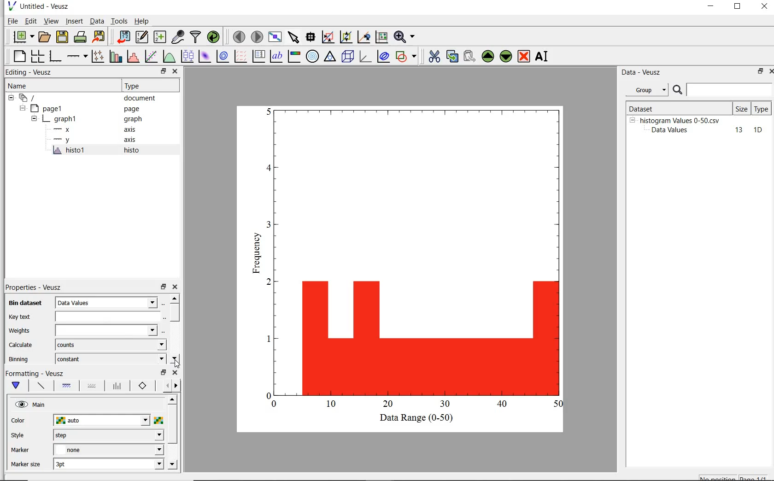 This screenshot has height=481, width=774. What do you see at coordinates (543, 56) in the screenshot?
I see `rename the selected widget` at bounding box center [543, 56].